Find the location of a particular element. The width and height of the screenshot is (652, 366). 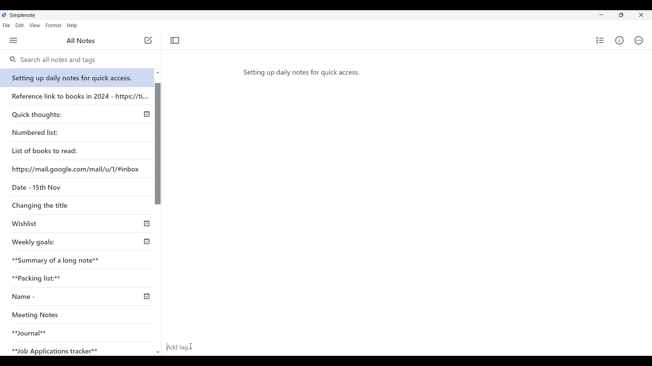

Summary of a long note is located at coordinates (81, 258).